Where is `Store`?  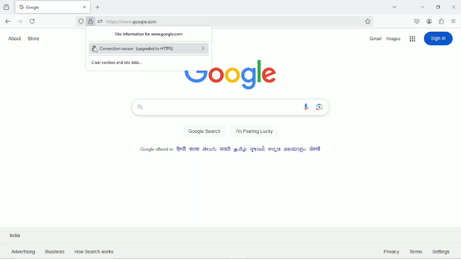 Store is located at coordinates (36, 38).